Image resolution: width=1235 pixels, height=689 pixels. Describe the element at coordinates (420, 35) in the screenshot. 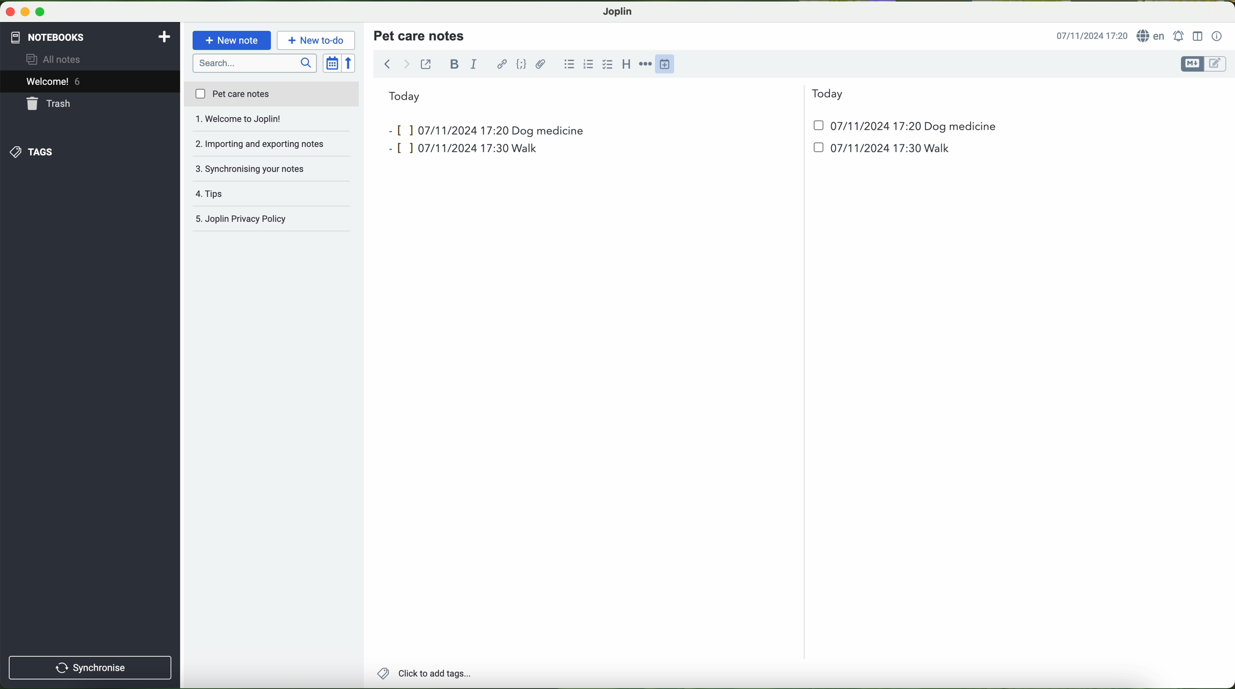

I see `title pet care notes` at that location.